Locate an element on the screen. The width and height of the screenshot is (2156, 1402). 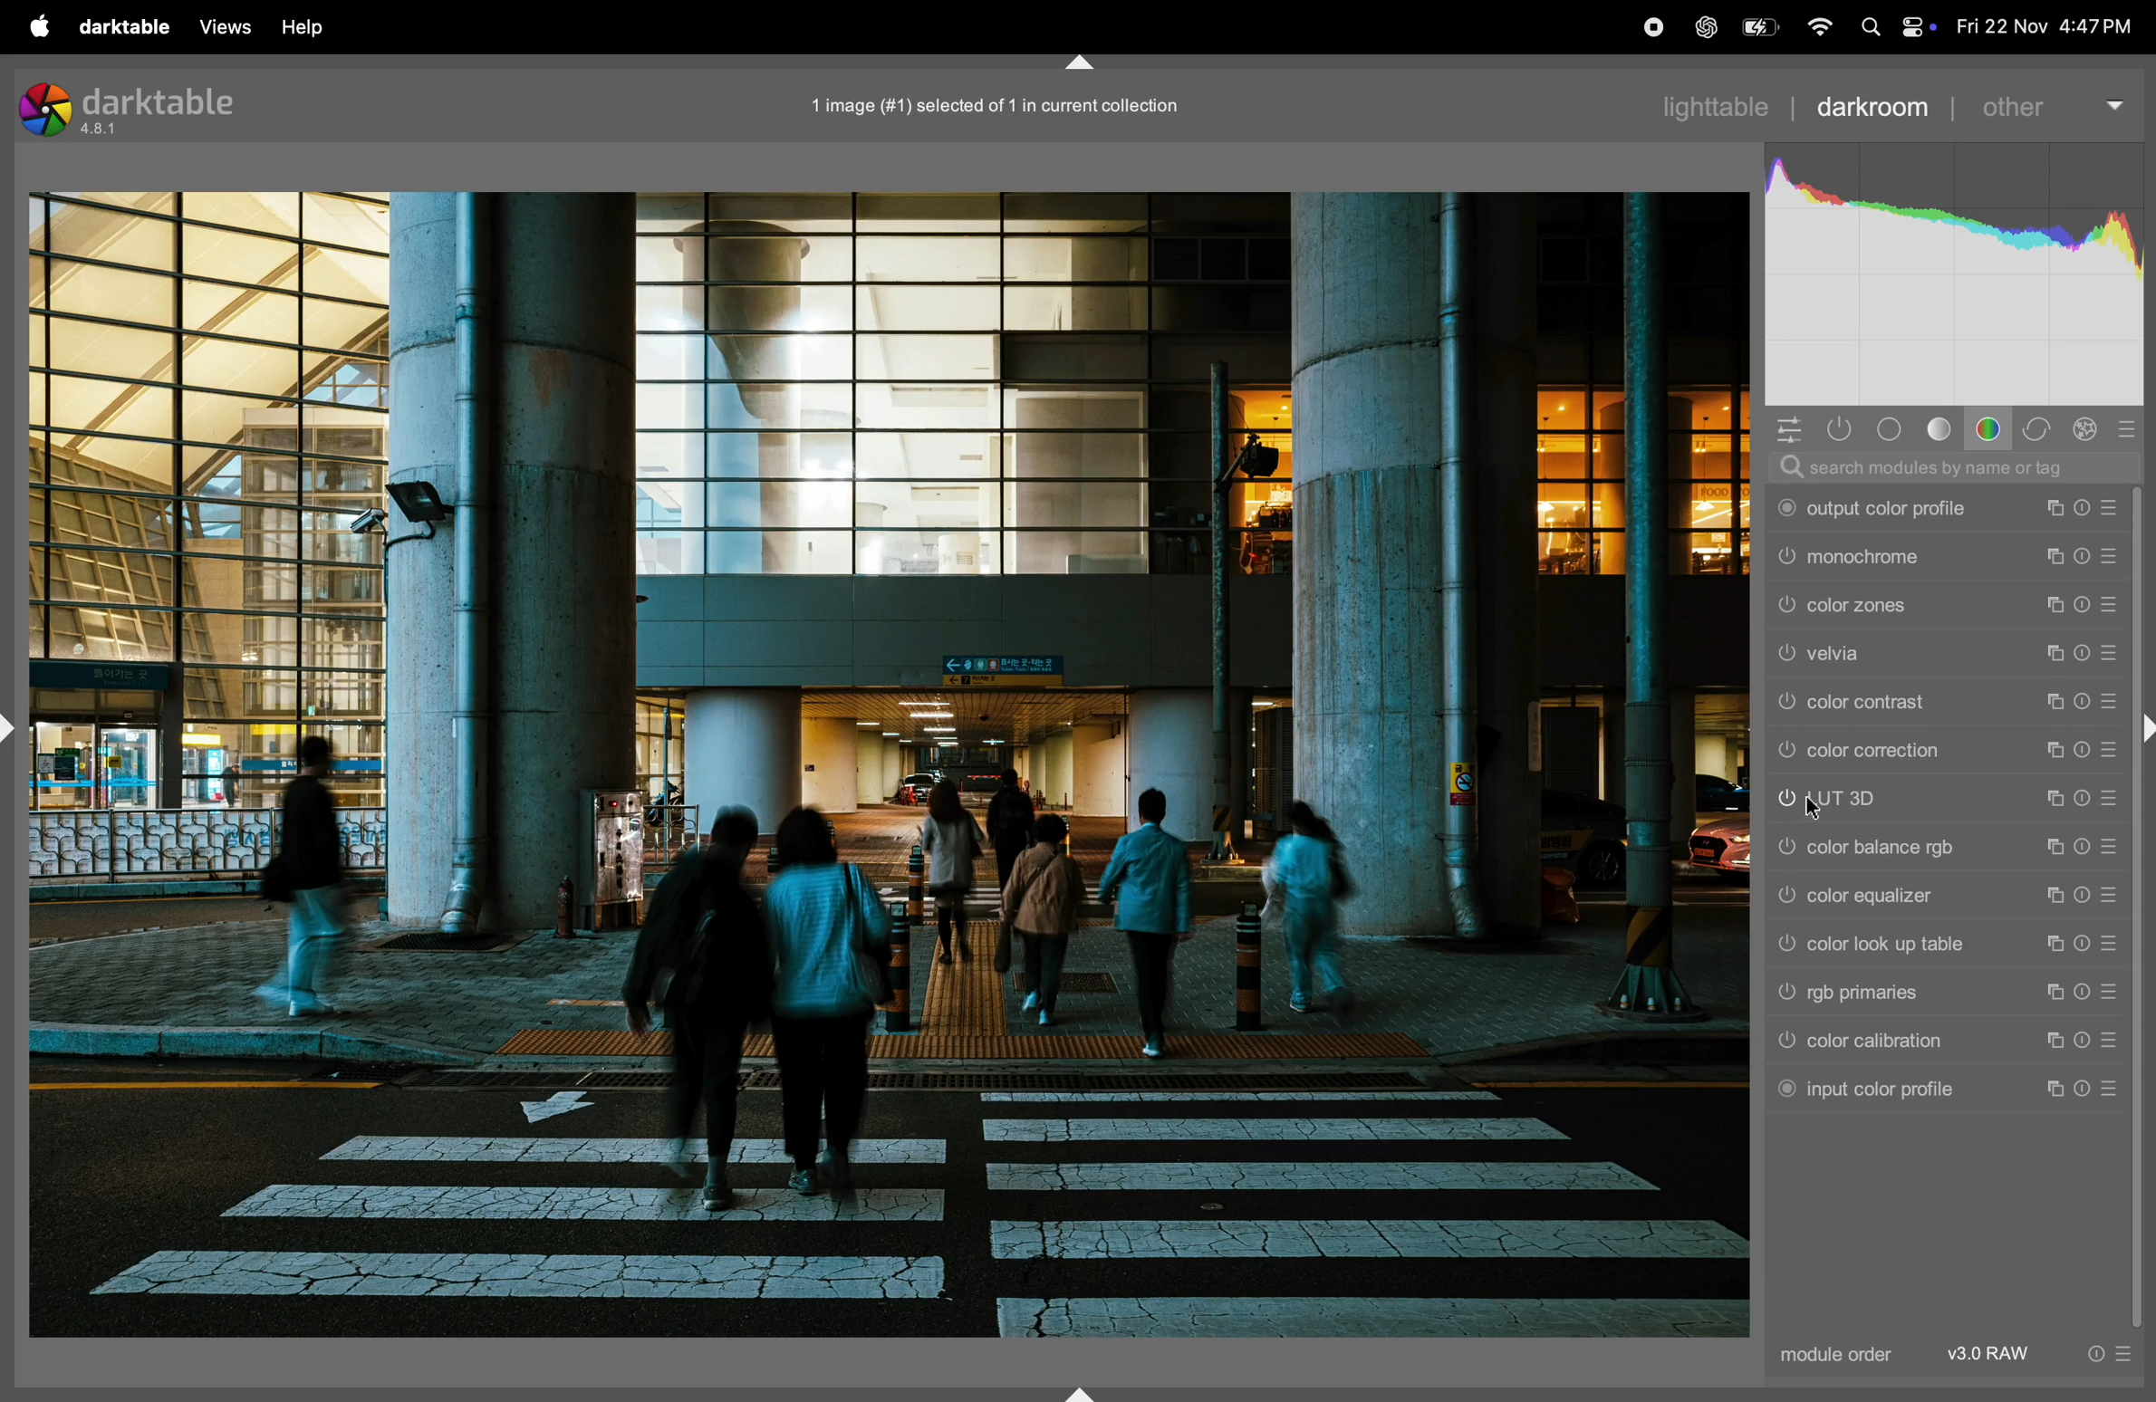
scroll bar is located at coordinates (2142, 1044).